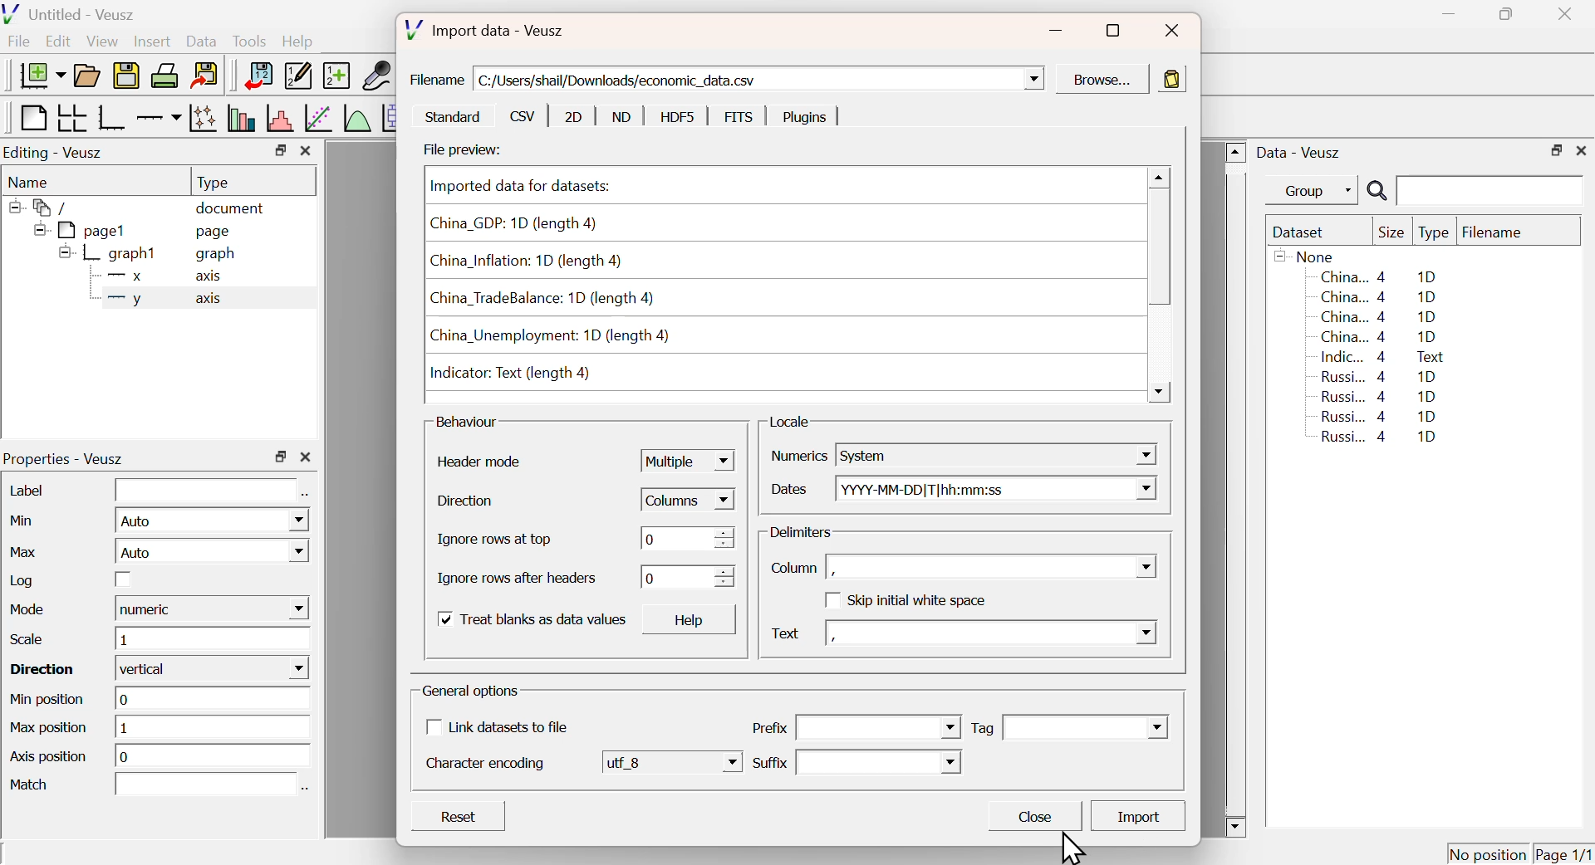 The image size is (1595, 865). I want to click on Minimize, so click(1449, 15).